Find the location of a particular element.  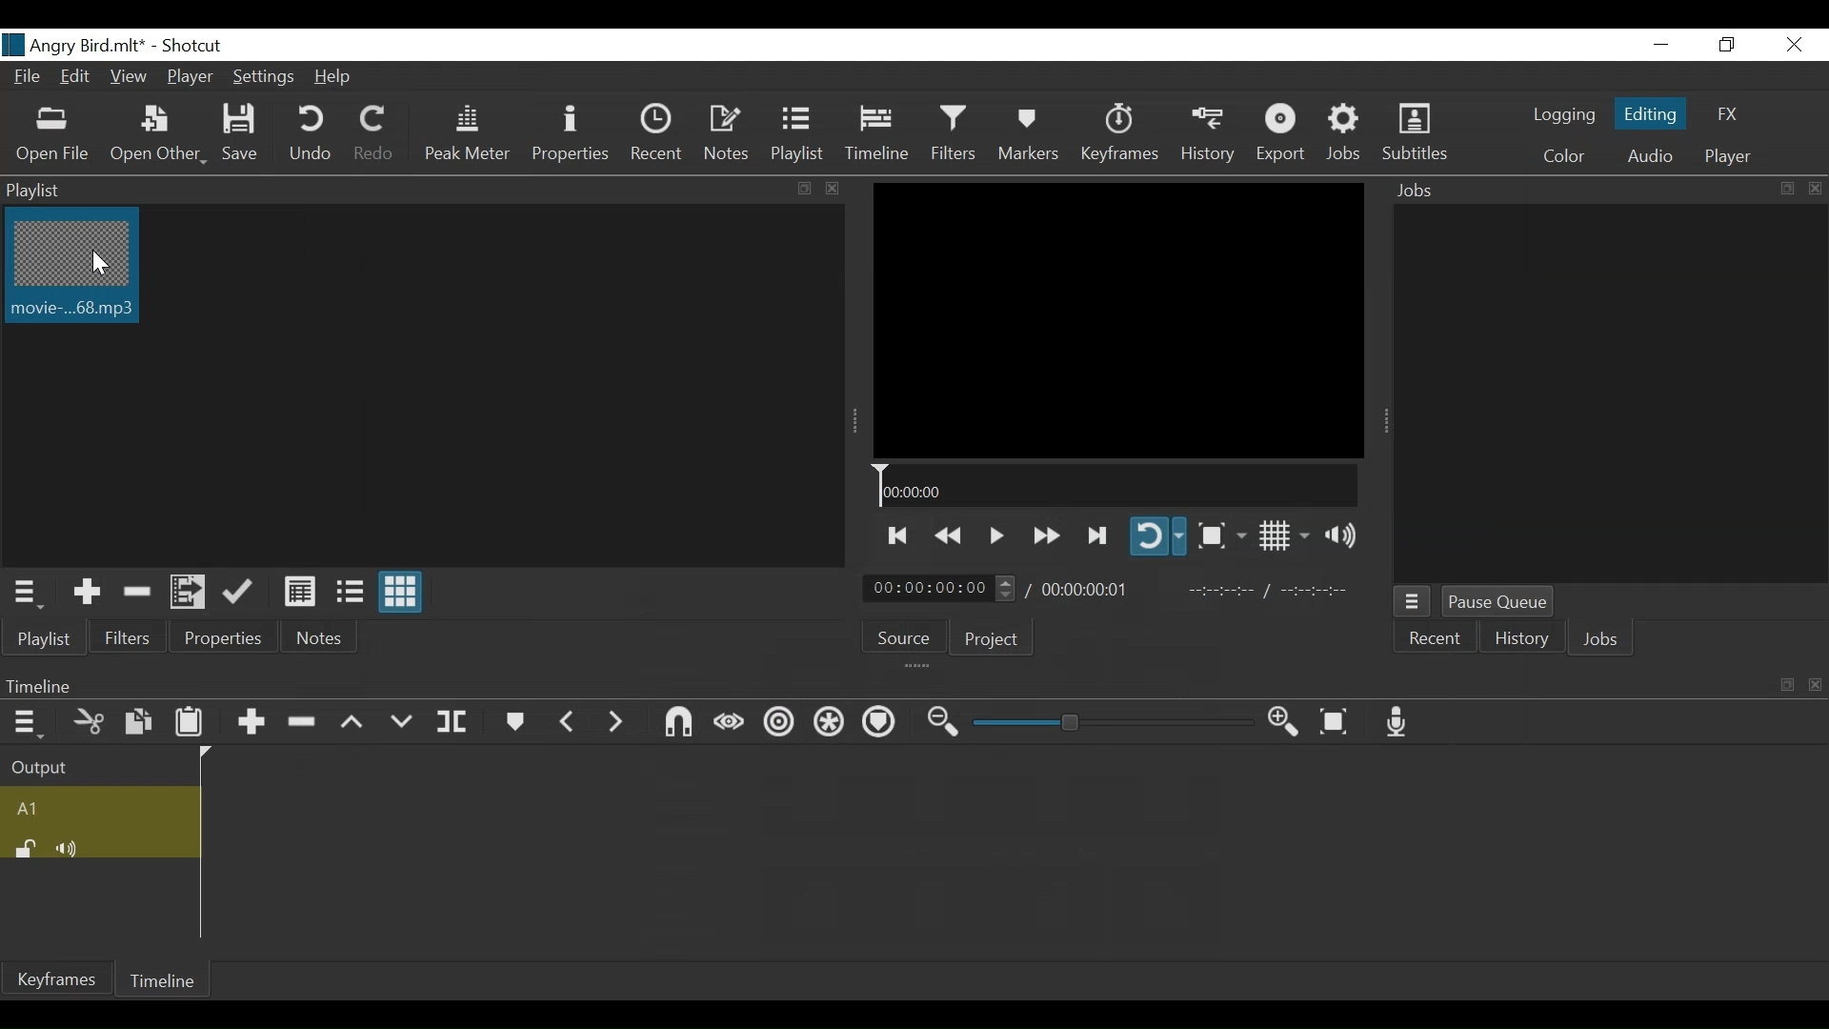

Current Duration is located at coordinates (944, 588).